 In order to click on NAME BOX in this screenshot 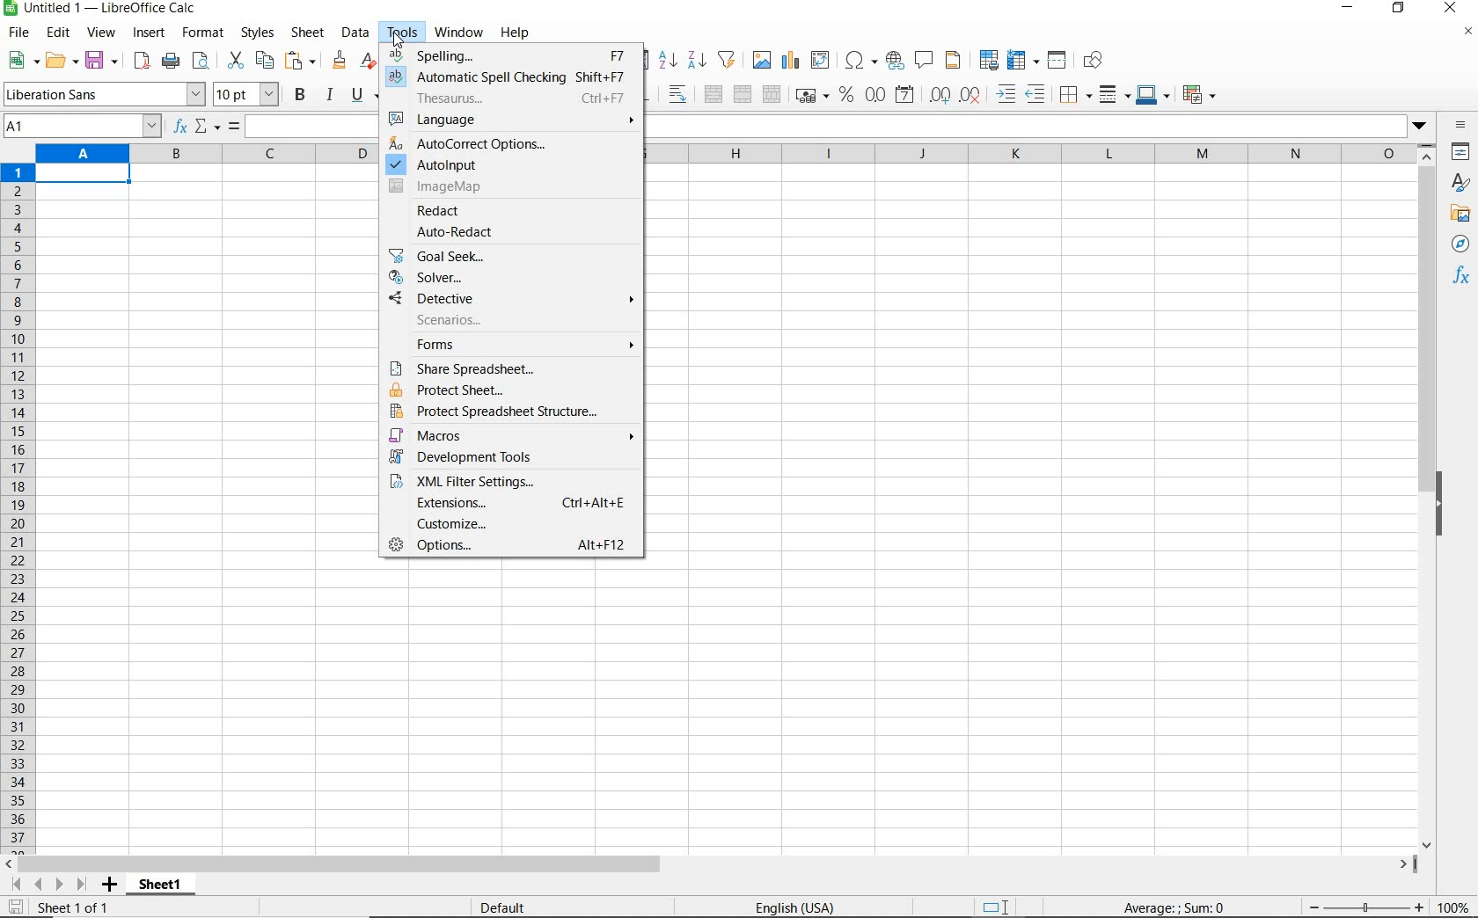, I will do `click(83, 125)`.